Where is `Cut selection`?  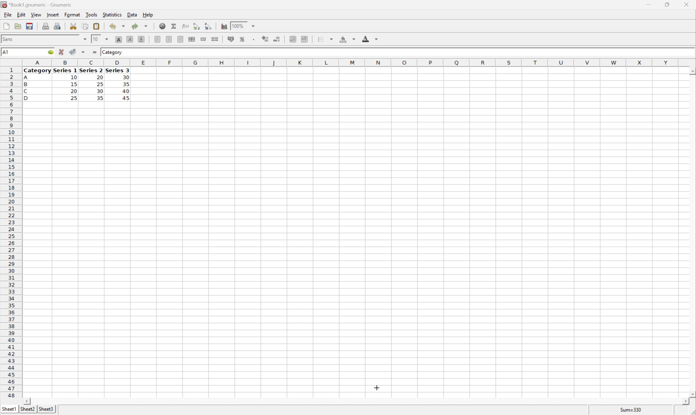 Cut selection is located at coordinates (74, 26).